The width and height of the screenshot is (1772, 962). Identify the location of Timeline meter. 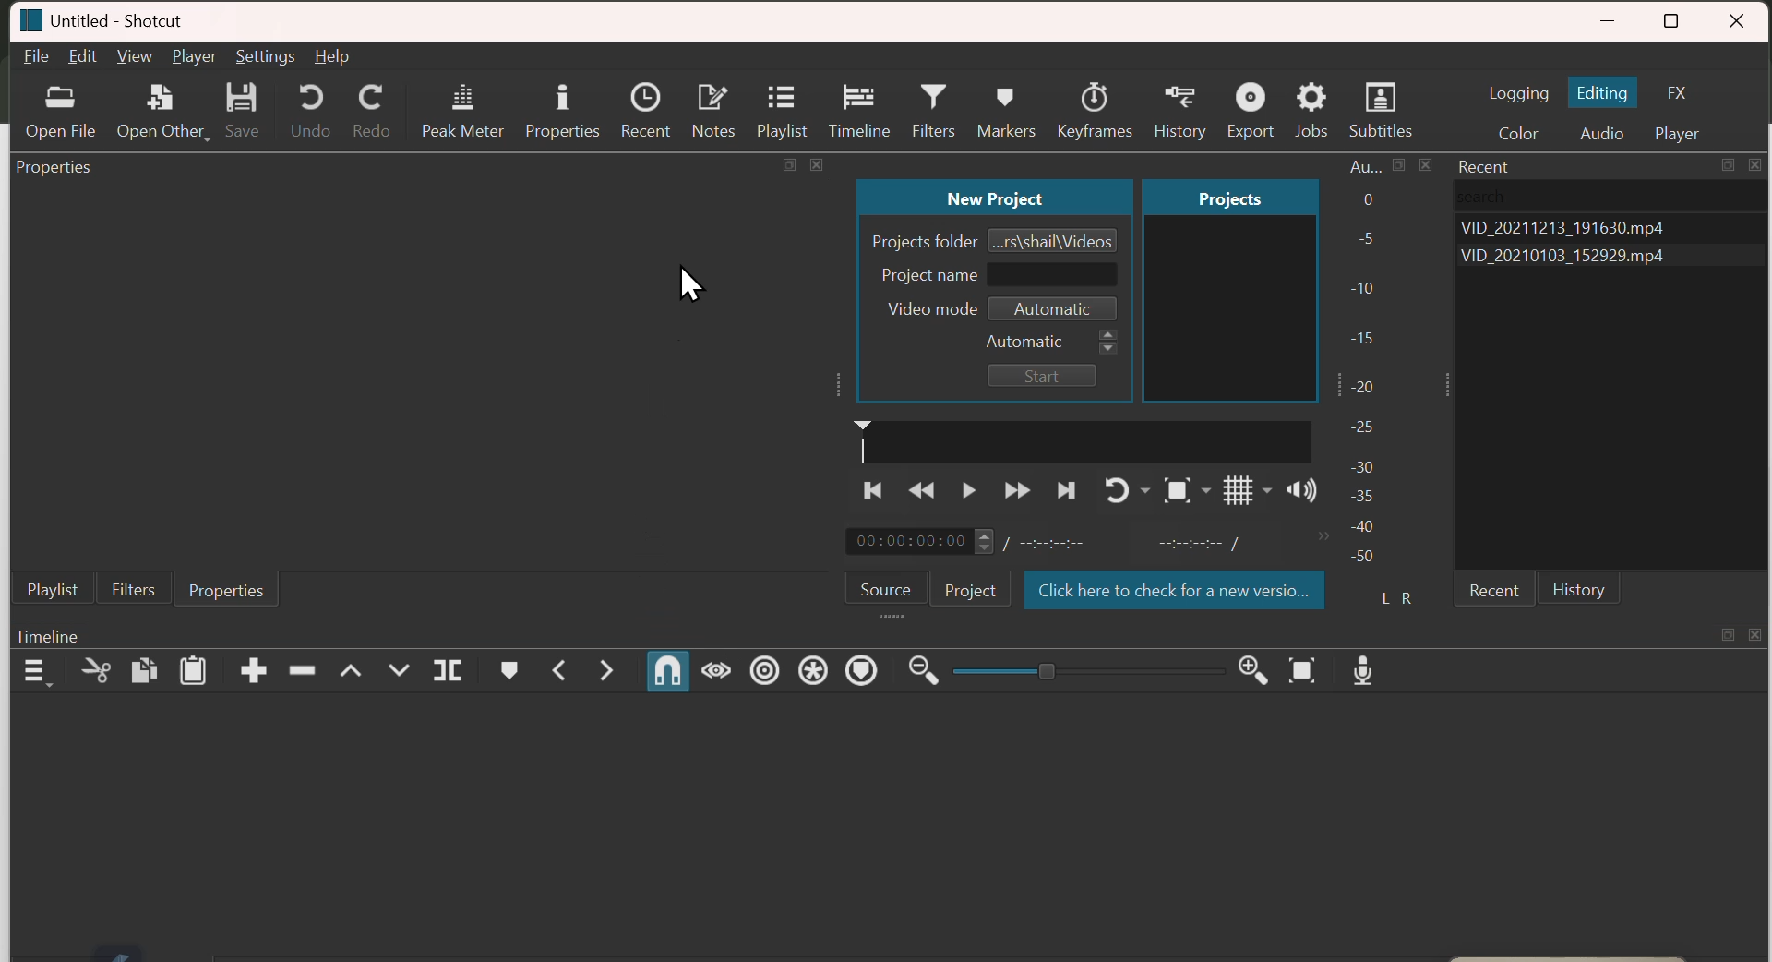
(1060, 542).